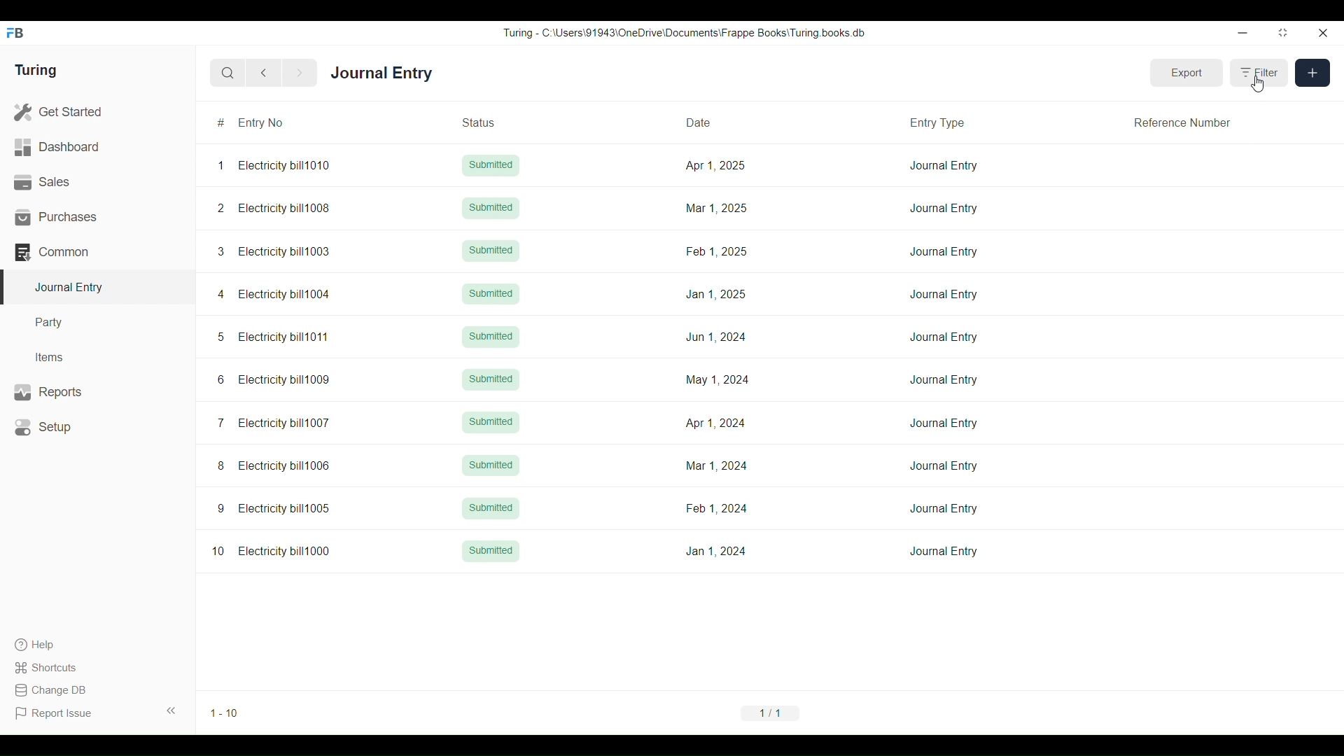 The image size is (1344, 756). Describe the element at coordinates (495, 122) in the screenshot. I see `Status` at that location.